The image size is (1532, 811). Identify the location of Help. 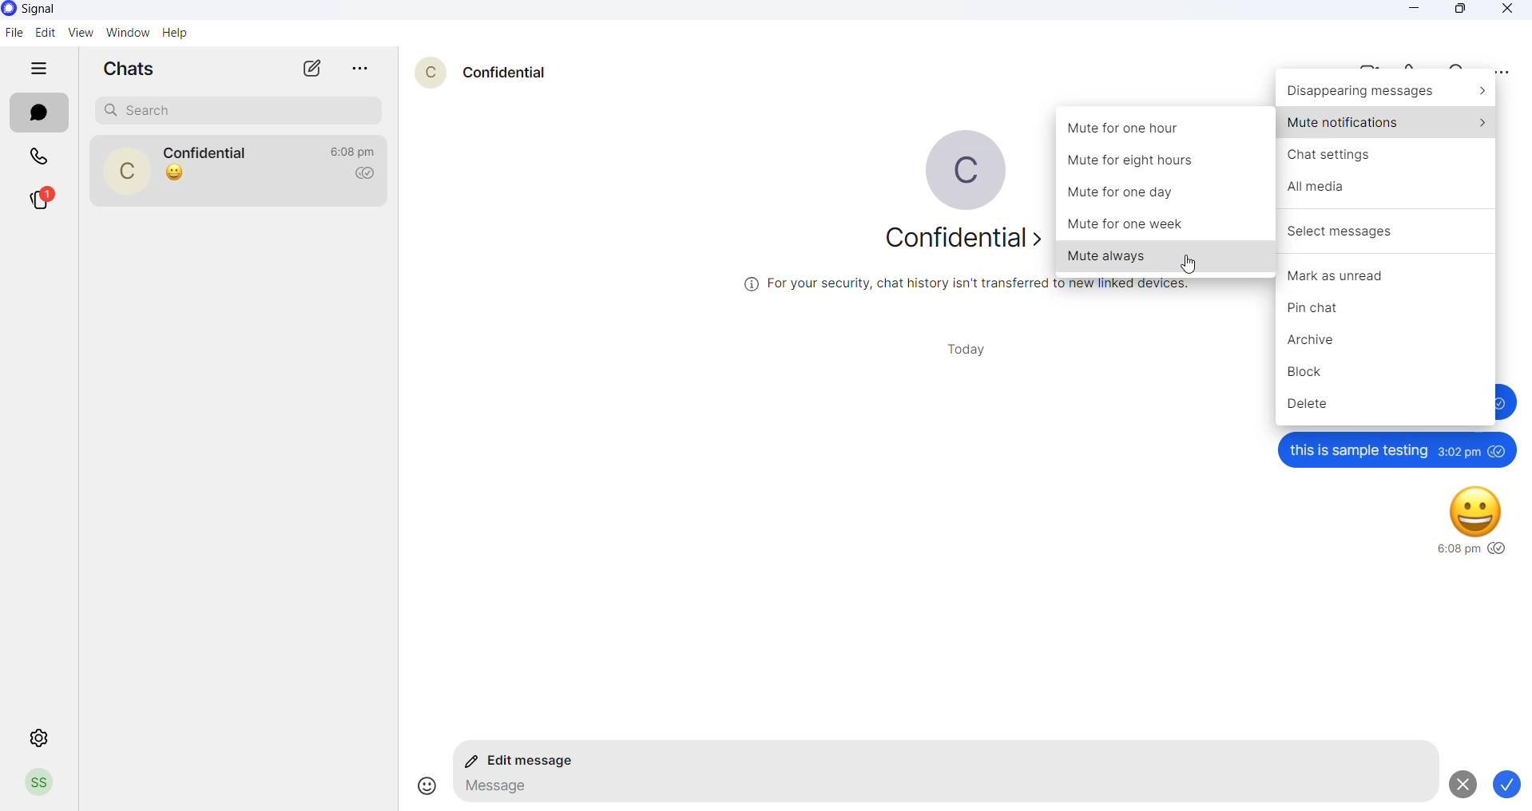
(180, 33).